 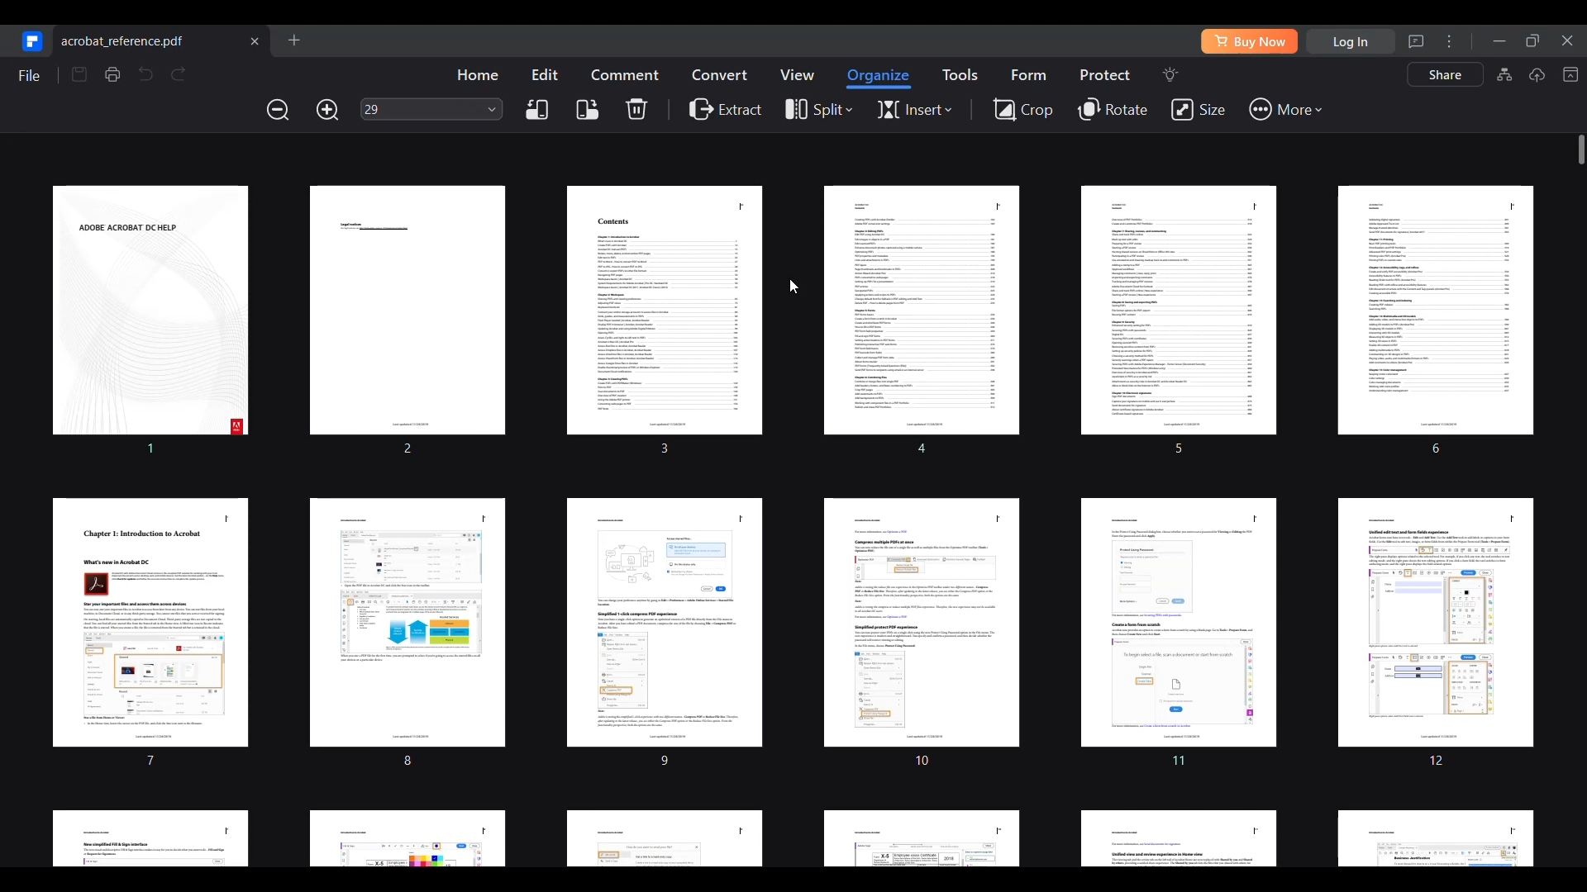 I want to click on Redo, so click(x=179, y=74).